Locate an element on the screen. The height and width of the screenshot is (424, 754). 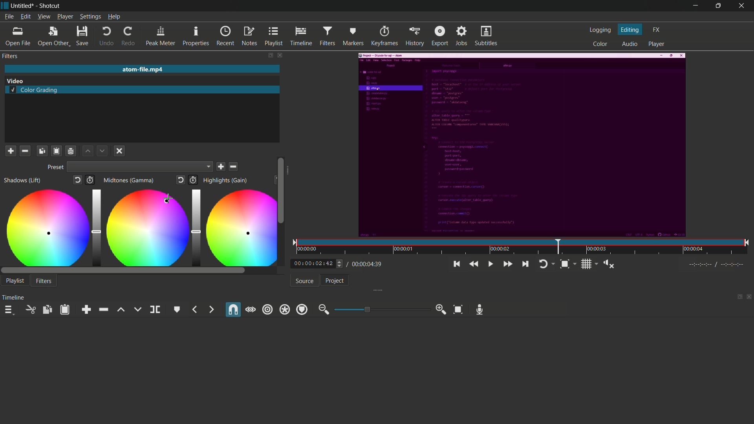
notes is located at coordinates (249, 36).